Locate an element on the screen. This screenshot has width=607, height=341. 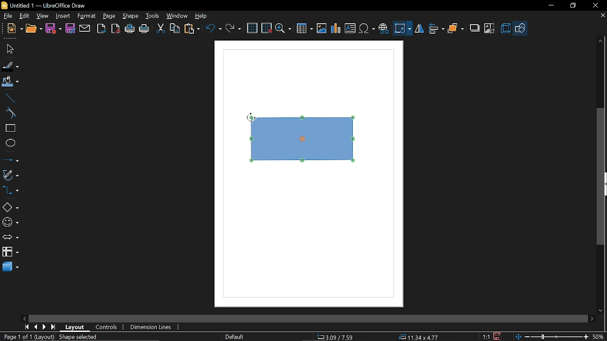
View is located at coordinates (43, 16).